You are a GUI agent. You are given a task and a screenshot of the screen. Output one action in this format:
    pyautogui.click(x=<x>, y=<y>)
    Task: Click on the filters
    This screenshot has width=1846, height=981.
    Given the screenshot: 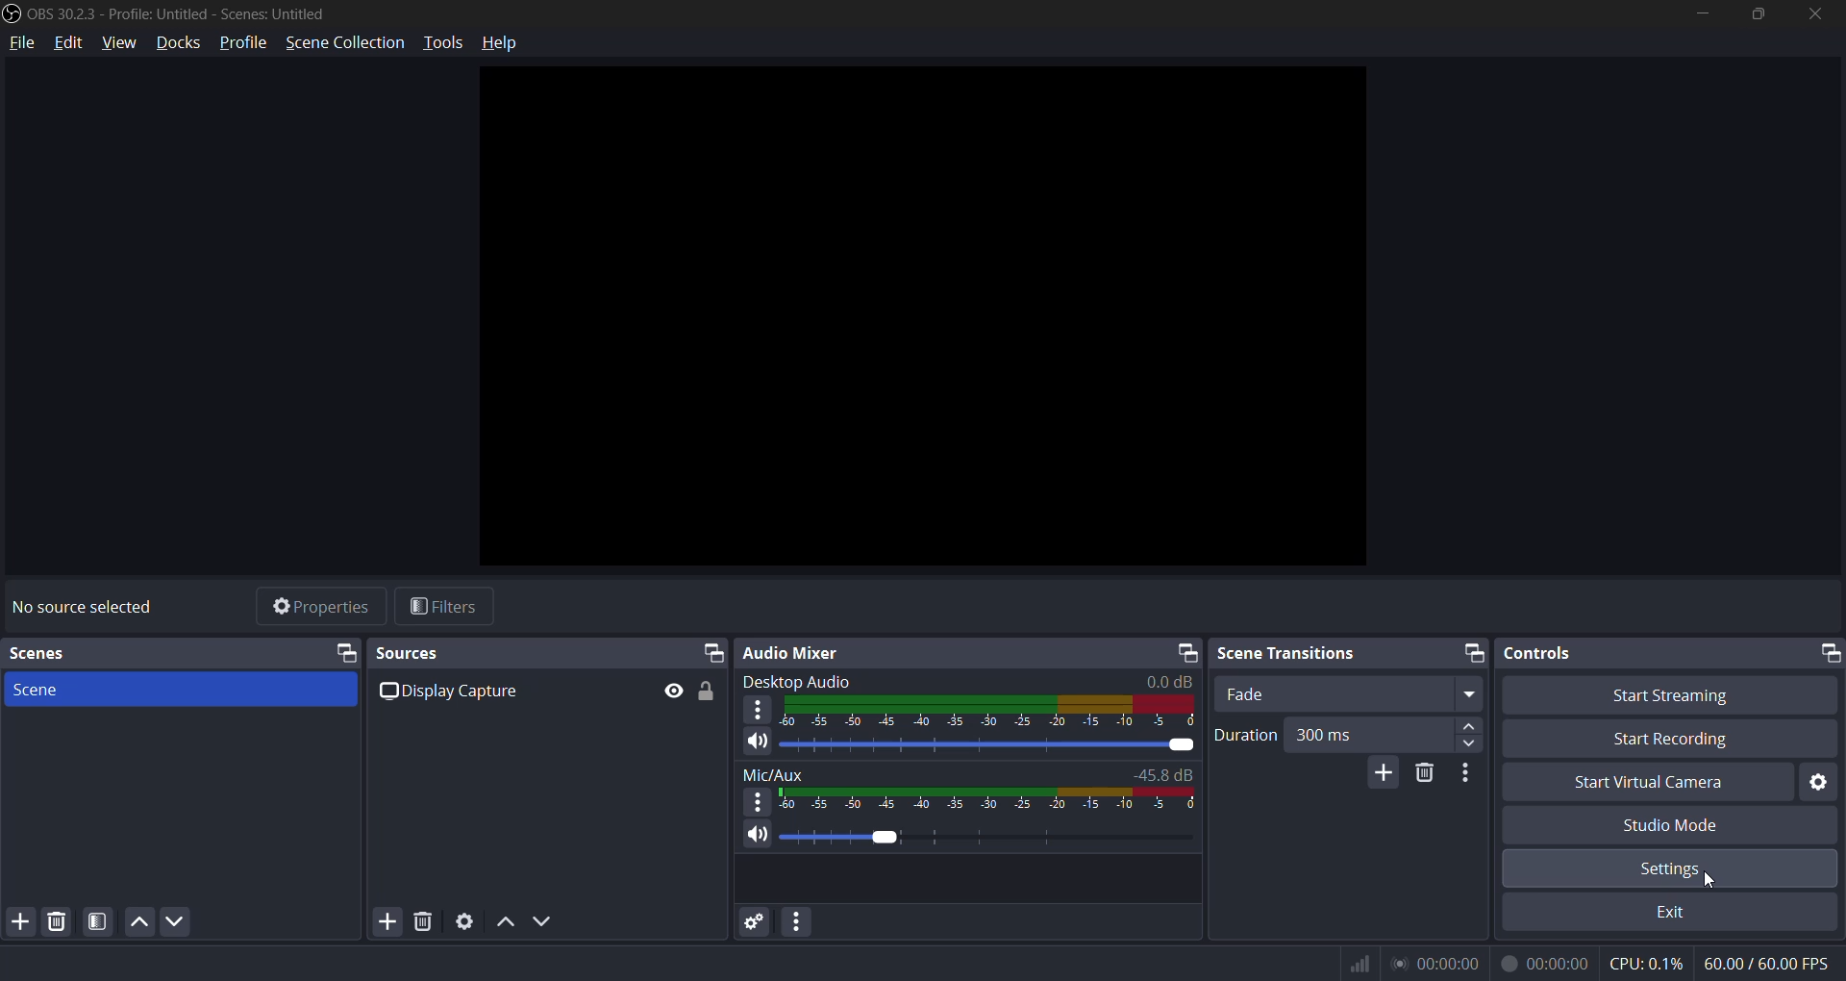 What is the action you would take?
    pyautogui.click(x=443, y=604)
    